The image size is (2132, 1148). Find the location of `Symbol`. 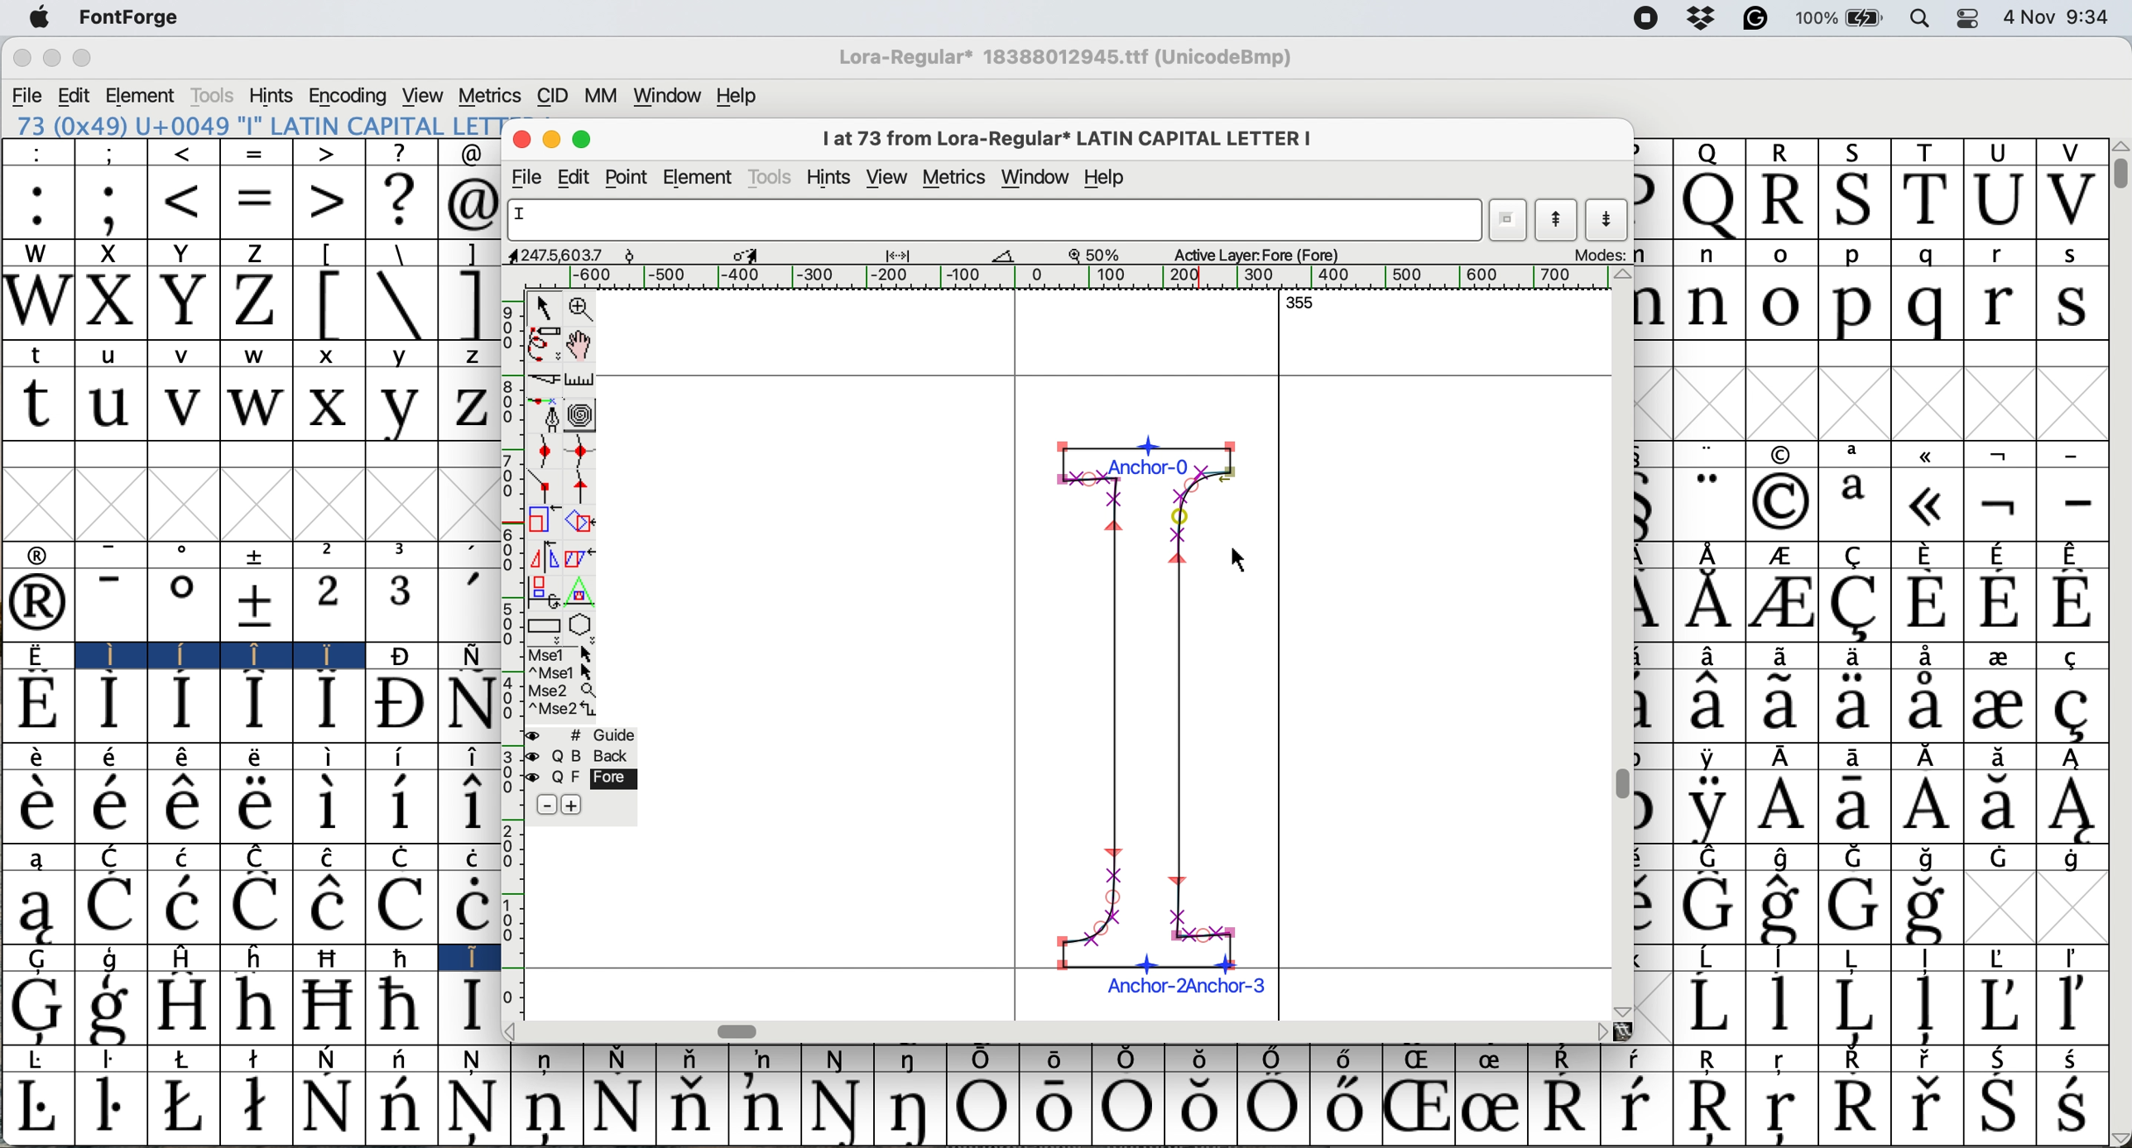

Symbol is located at coordinates (1856, 706).